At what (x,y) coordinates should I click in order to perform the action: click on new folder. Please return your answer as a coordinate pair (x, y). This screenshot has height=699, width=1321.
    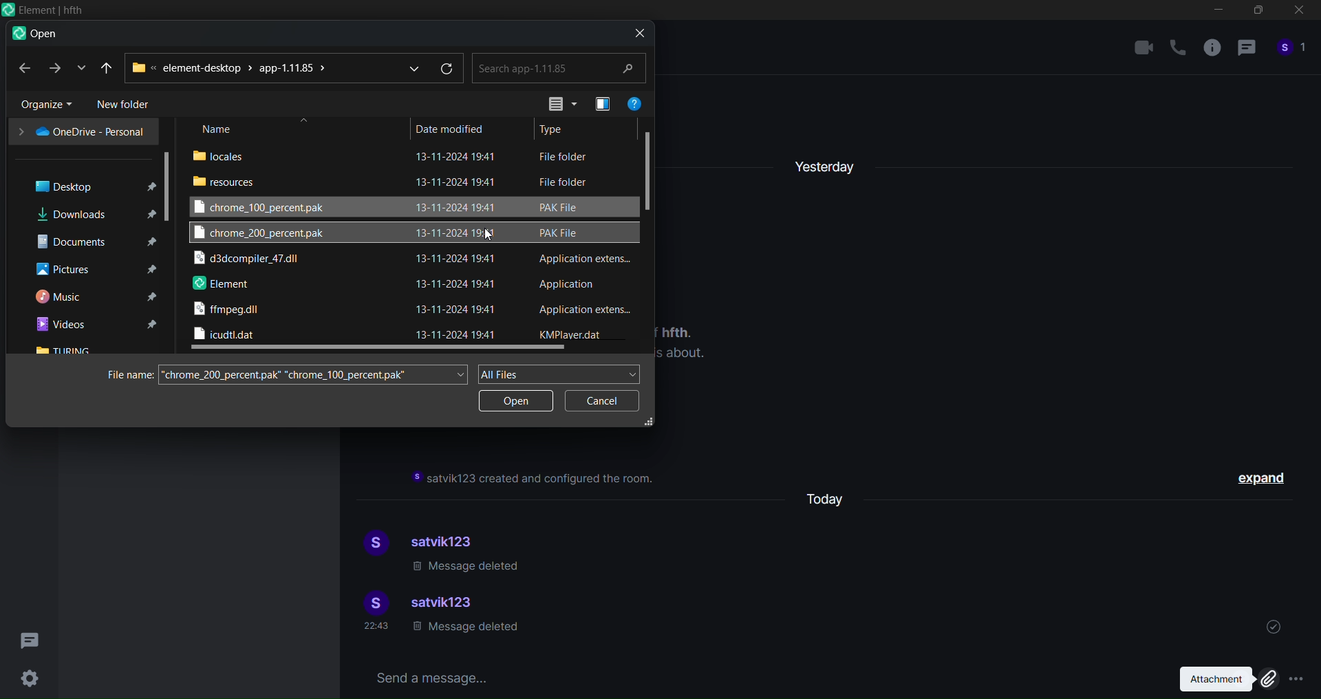
    Looking at the image, I should click on (128, 105).